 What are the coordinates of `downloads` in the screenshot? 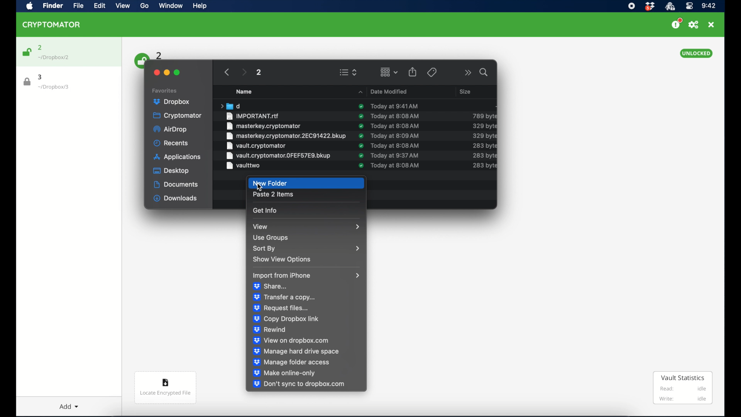 It's located at (176, 198).